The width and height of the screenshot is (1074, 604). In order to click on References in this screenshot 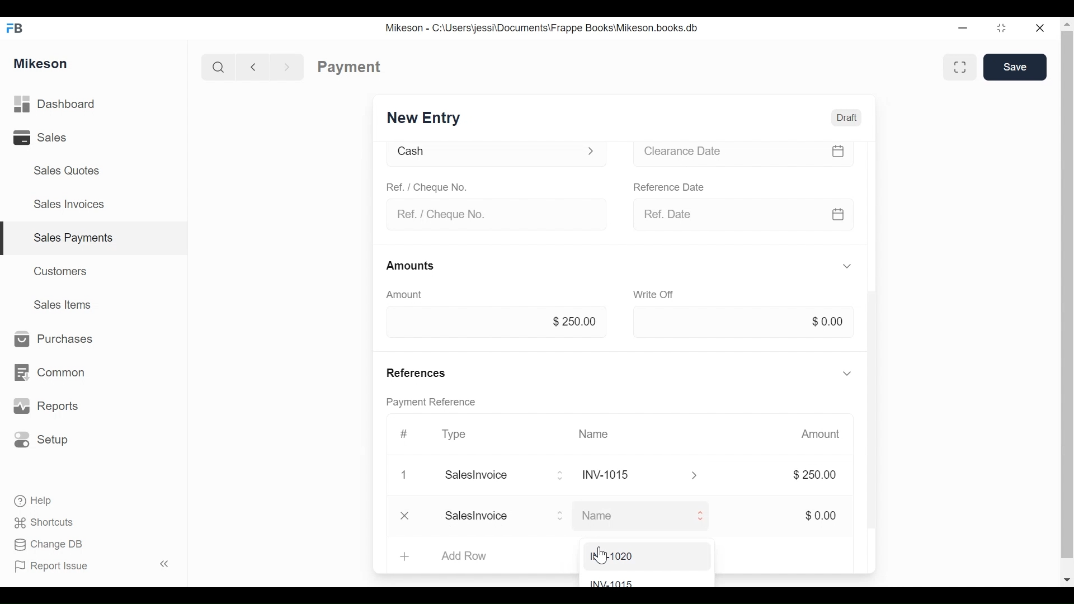, I will do `click(428, 372)`.